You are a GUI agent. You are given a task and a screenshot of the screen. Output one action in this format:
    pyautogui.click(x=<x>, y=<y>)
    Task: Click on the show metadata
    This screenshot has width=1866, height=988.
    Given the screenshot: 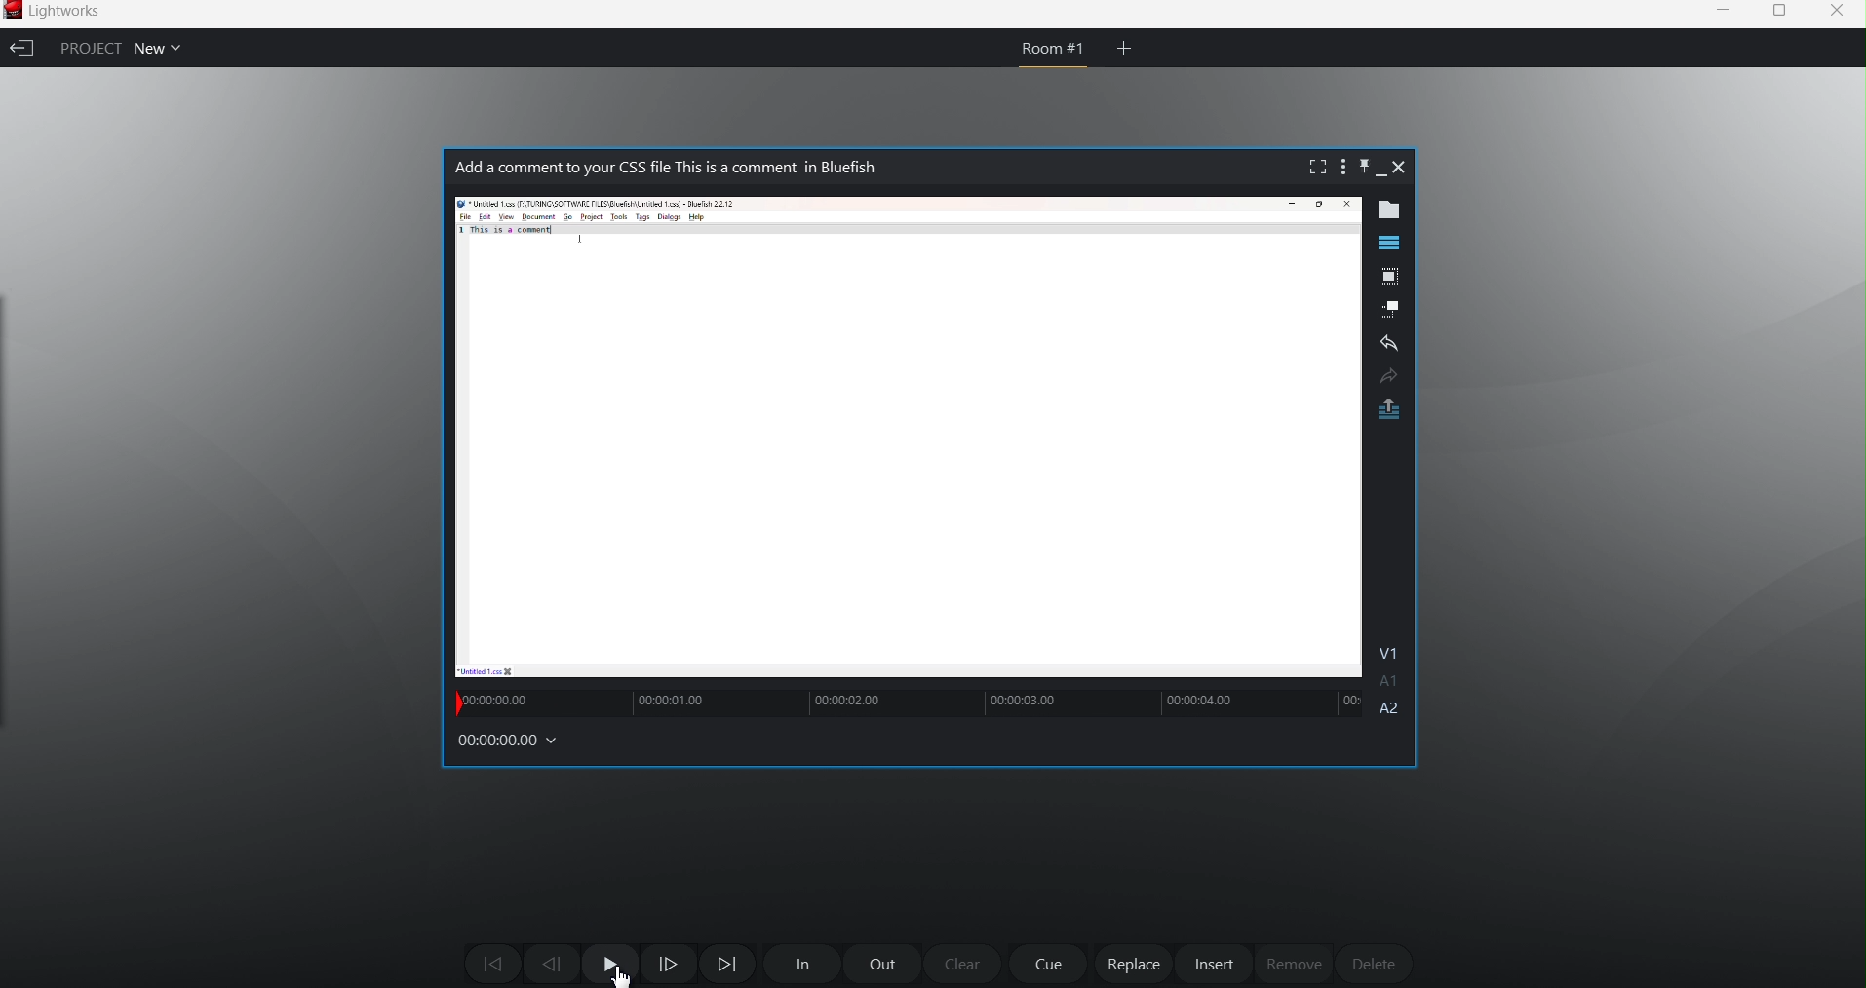 What is the action you would take?
    pyautogui.click(x=1395, y=210)
    